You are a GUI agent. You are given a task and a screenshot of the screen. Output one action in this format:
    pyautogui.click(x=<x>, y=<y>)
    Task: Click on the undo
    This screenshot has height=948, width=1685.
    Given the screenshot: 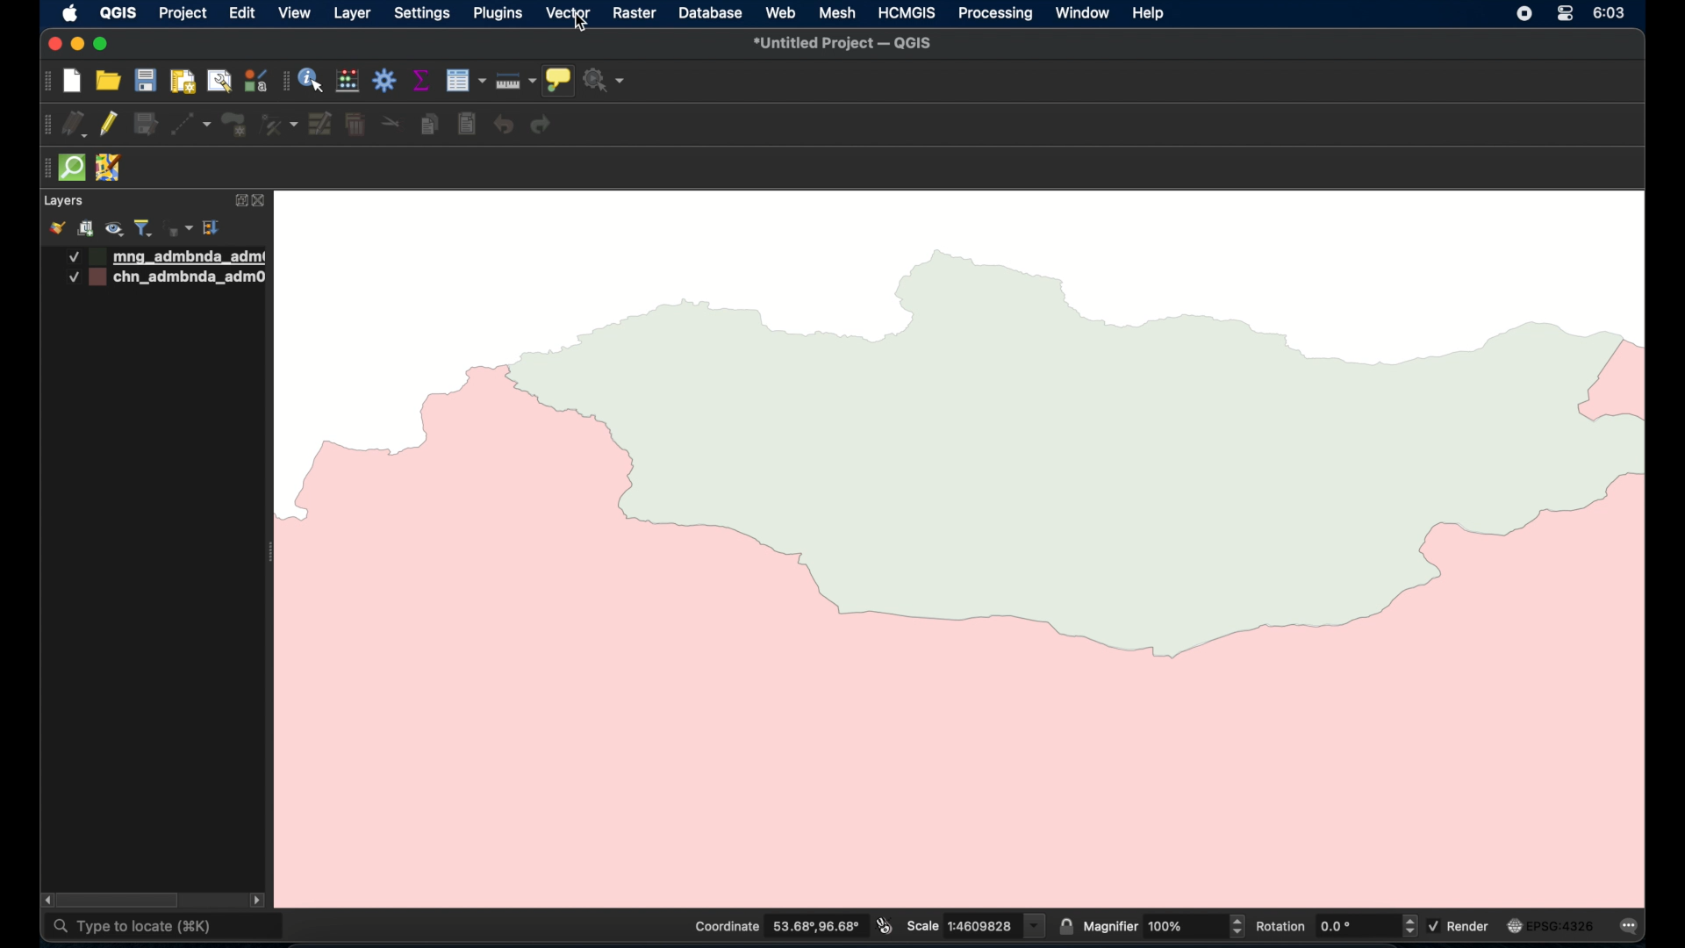 What is the action you would take?
    pyautogui.click(x=505, y=126)
    